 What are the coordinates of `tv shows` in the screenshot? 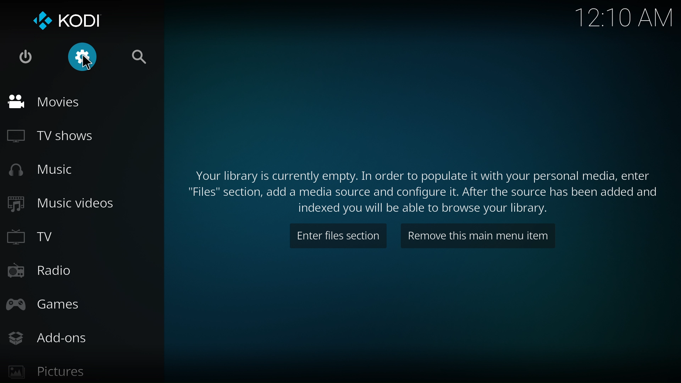 It's located at (50, 135).